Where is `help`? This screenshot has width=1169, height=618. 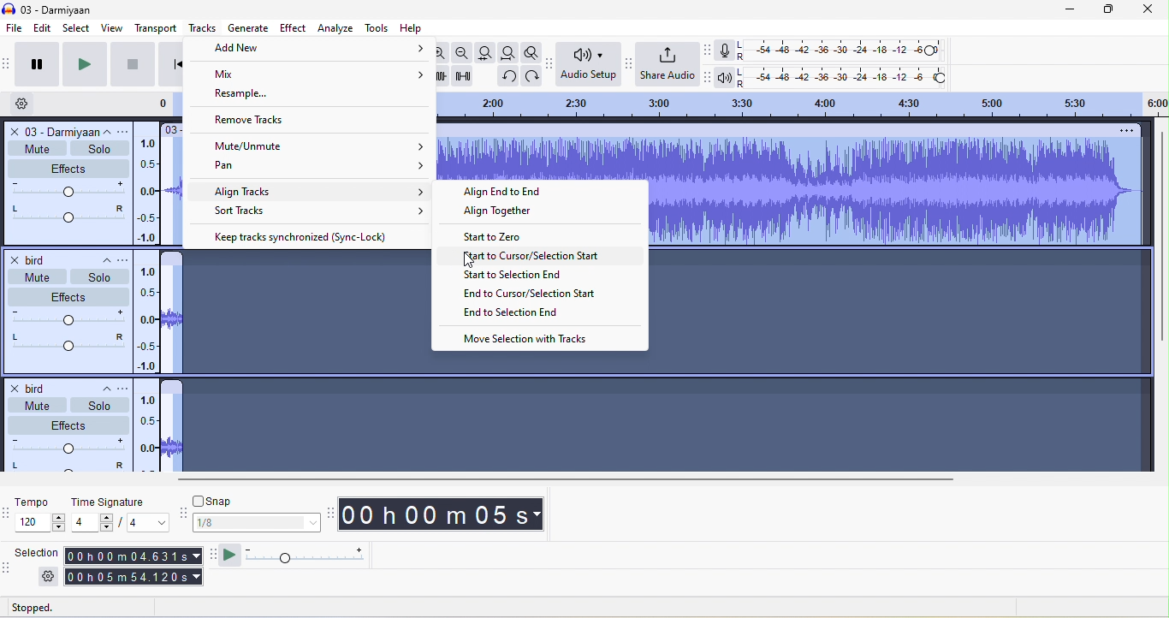
help is located at coordinates (416, 27).